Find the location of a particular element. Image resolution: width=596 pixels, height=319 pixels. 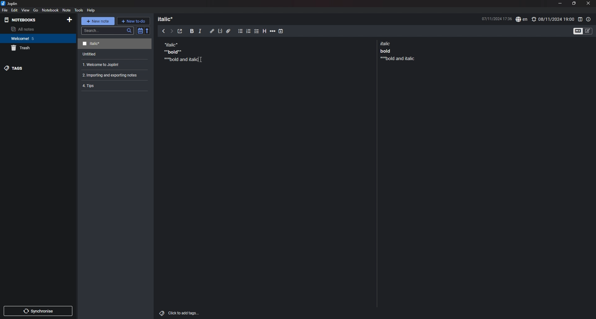

note is located at coordinates (66, 10).